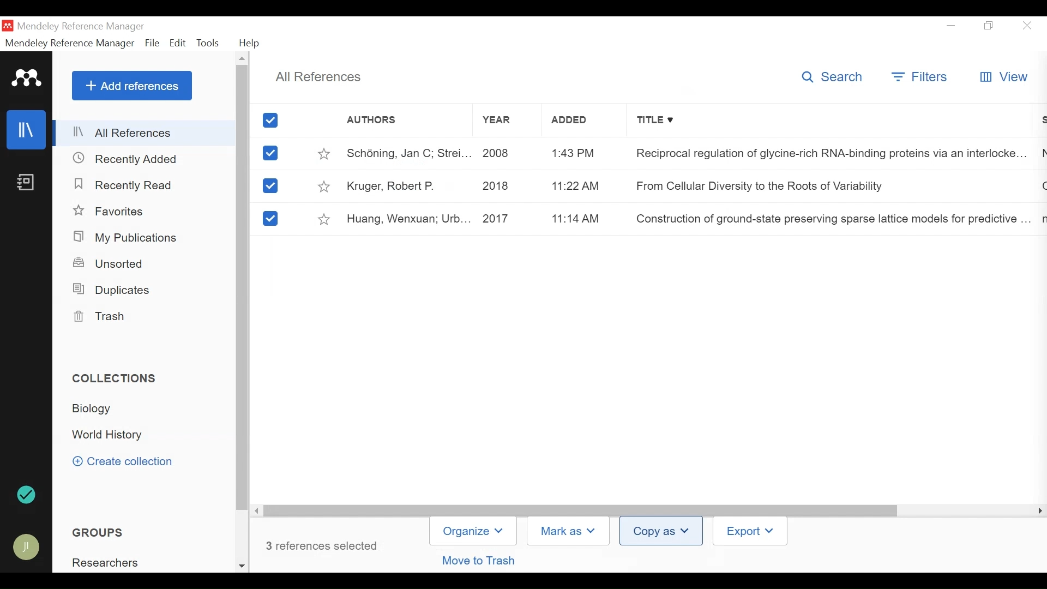  Describe the element at coordinates (26, 130) in the screenshot. I see `Library` at that location.